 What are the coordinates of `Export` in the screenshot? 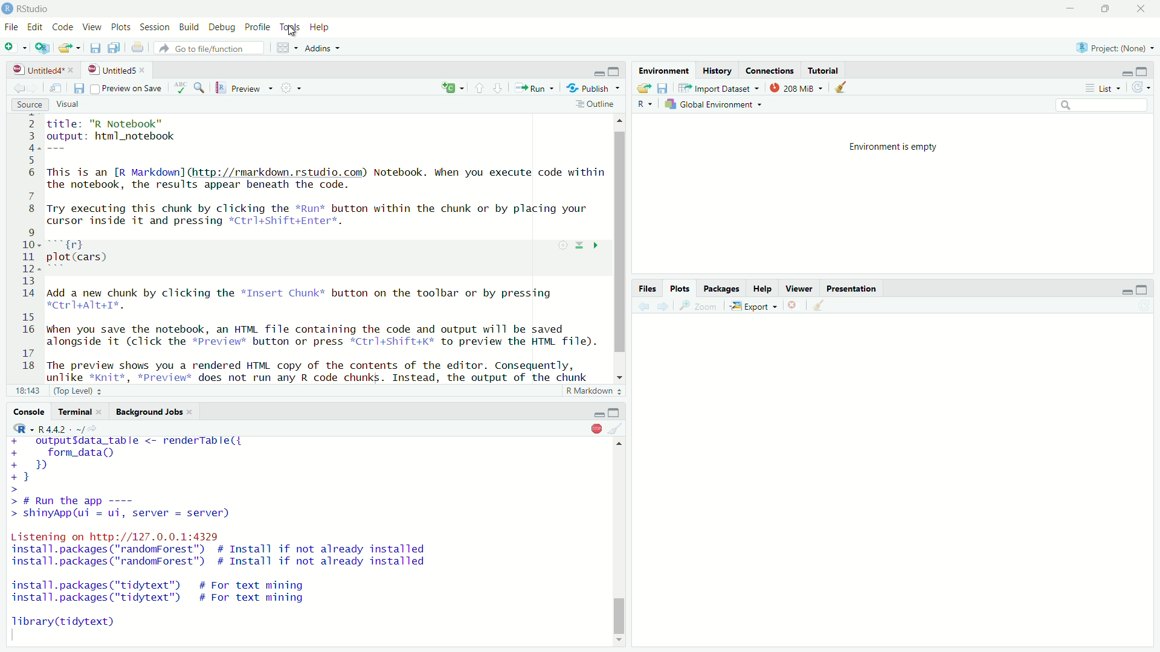 It's located at (755, 307).